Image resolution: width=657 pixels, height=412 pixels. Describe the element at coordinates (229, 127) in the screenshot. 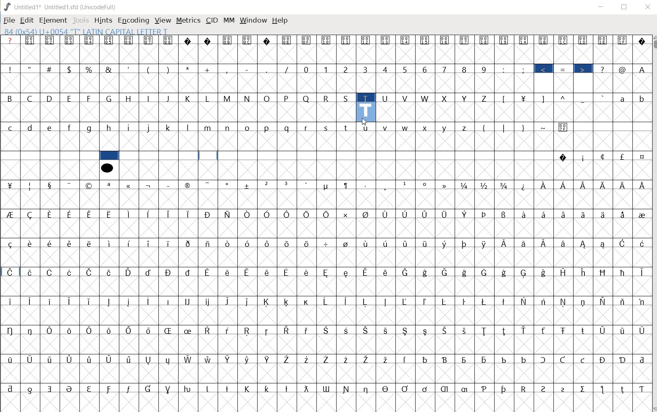

I see `n` at that location.